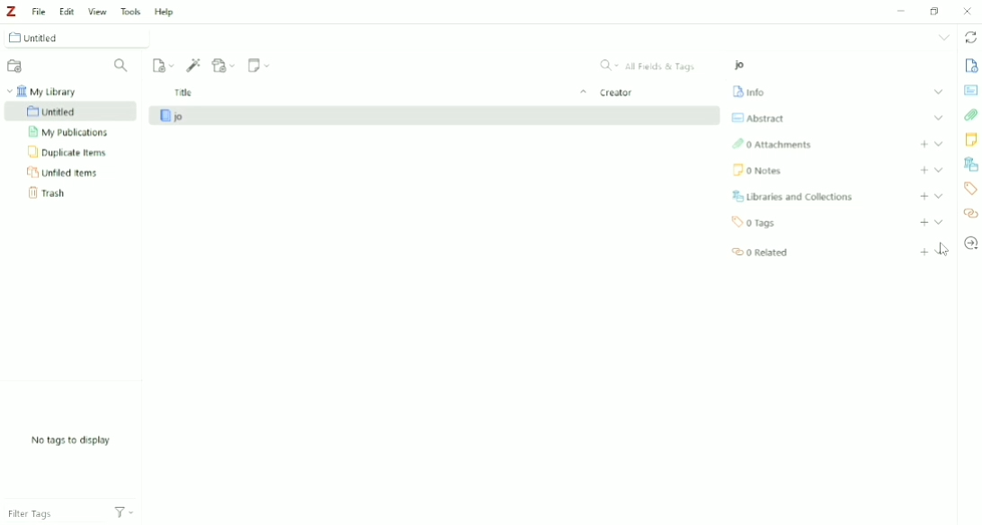 This screenshot has width=982, height=525. Describe the element at coordinates (940, 91) in the screenshot. I see `Expand section` at that location.